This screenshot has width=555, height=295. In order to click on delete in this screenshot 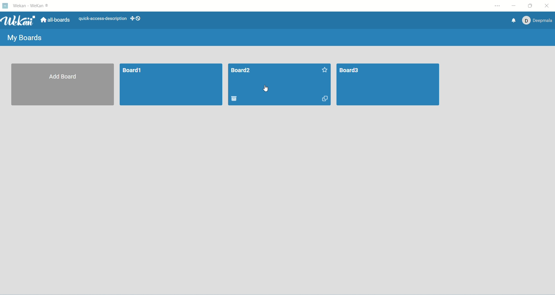, I will do `click(234, 98)`.